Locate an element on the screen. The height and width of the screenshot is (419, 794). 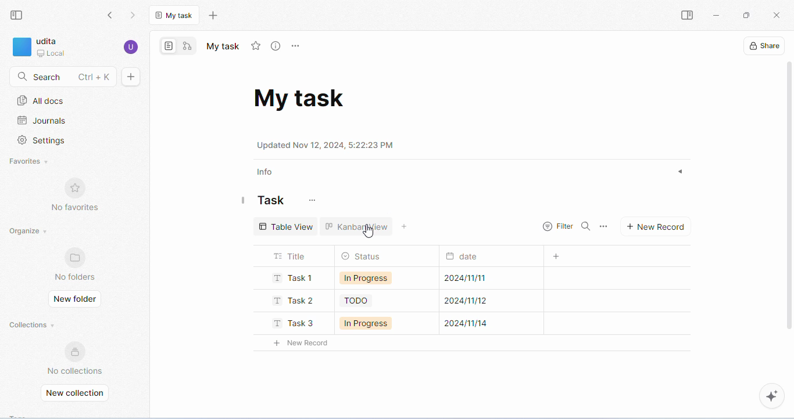
new record is located at coordinates (661, 228).